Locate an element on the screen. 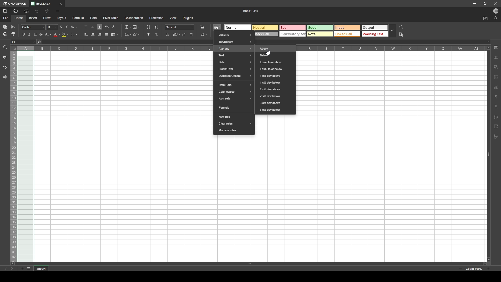 Image resolution: width=501 pixels, height=282 pixels. select all is located at coordinates (402, 34).